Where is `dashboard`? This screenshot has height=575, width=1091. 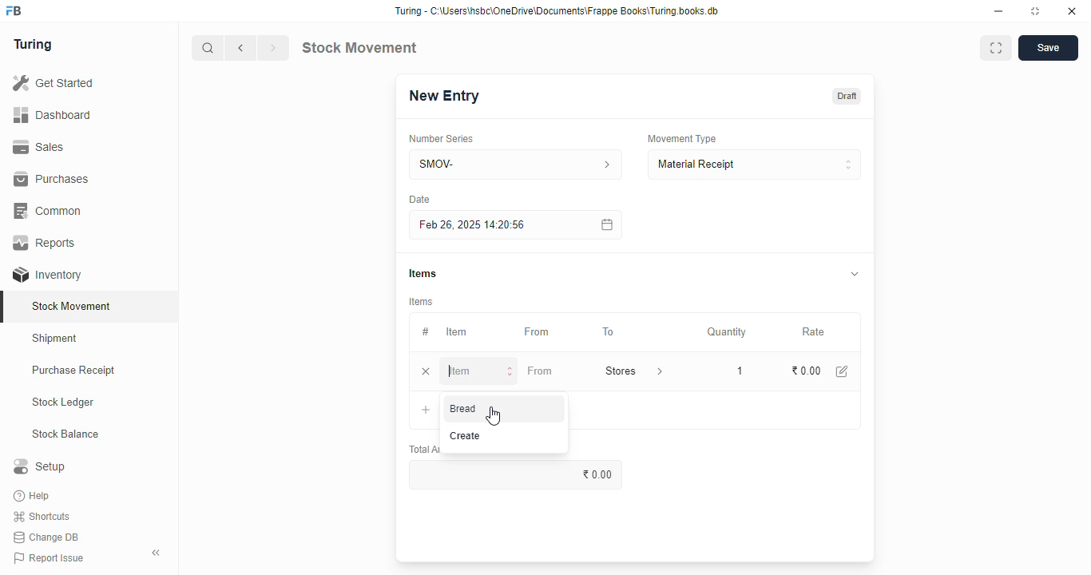
dashboard is located at coordinates (52, 116).